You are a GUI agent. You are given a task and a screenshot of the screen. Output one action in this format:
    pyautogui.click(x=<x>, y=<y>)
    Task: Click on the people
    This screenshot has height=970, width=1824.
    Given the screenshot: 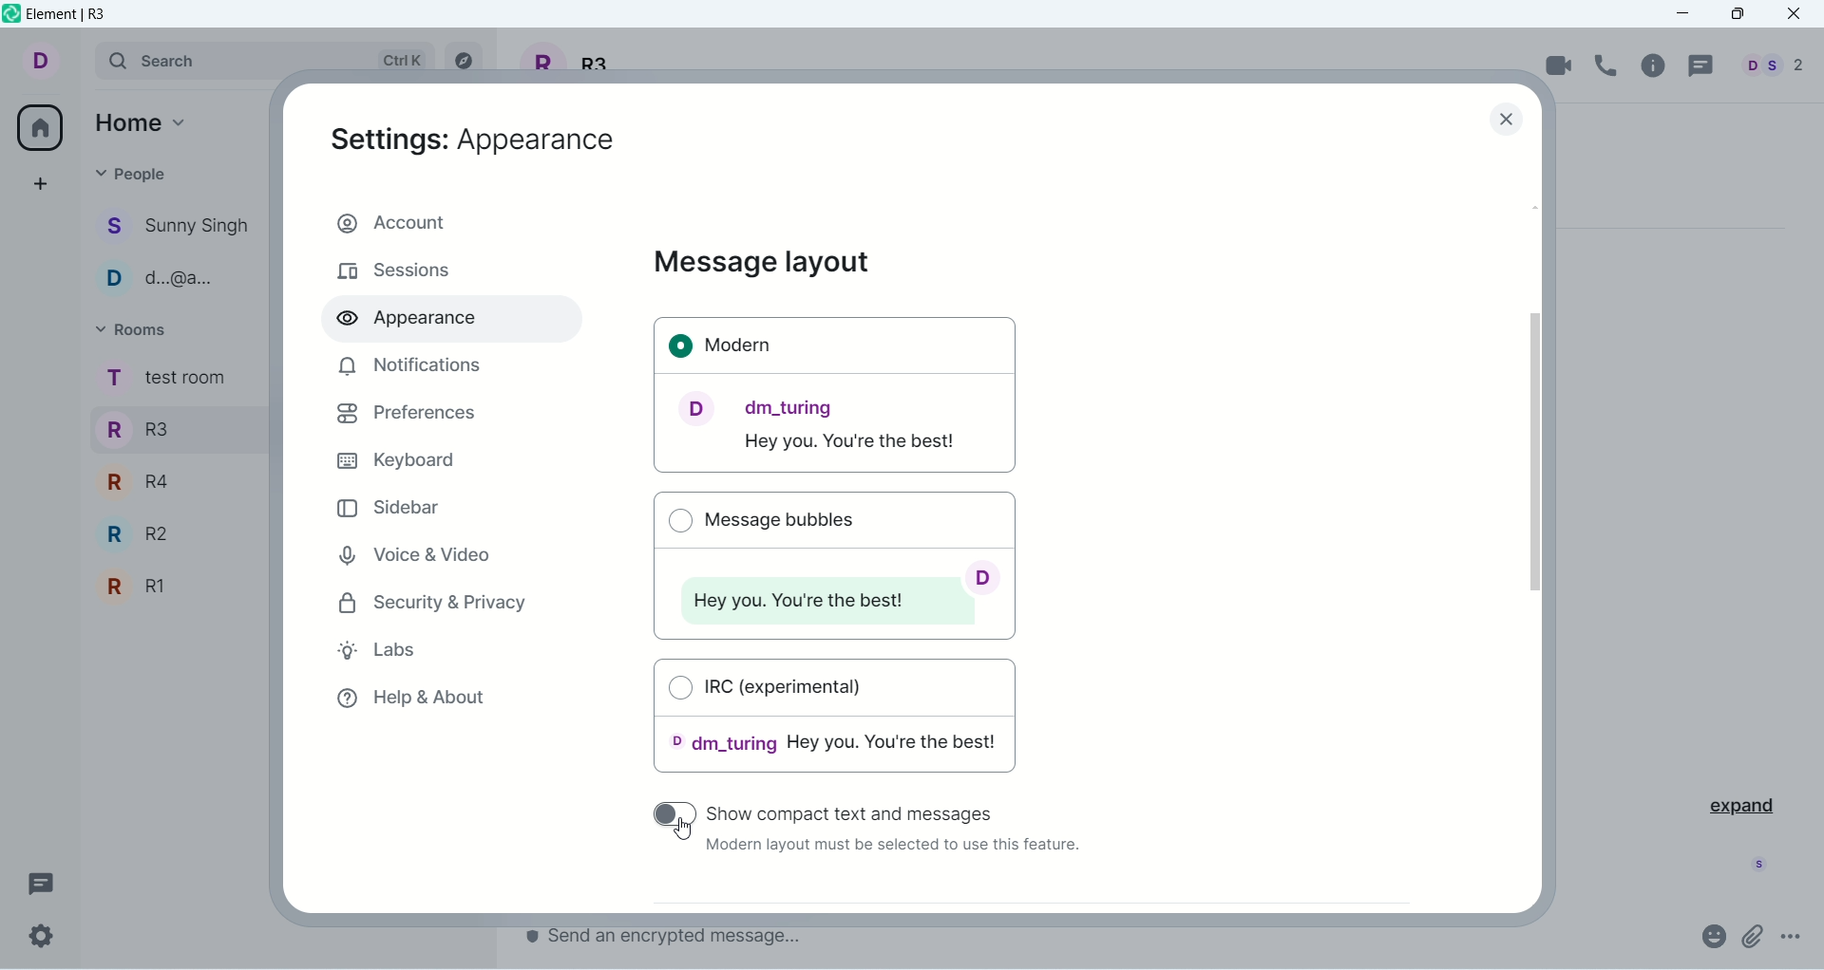 What is the action you would take?
    pyautogui.click(x=176, y=280)
    